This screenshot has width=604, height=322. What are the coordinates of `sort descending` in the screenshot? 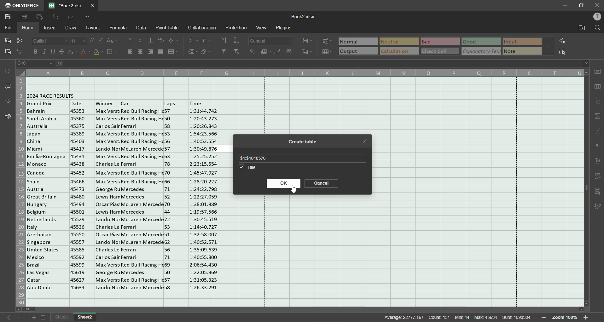 It's located at (236, 41).